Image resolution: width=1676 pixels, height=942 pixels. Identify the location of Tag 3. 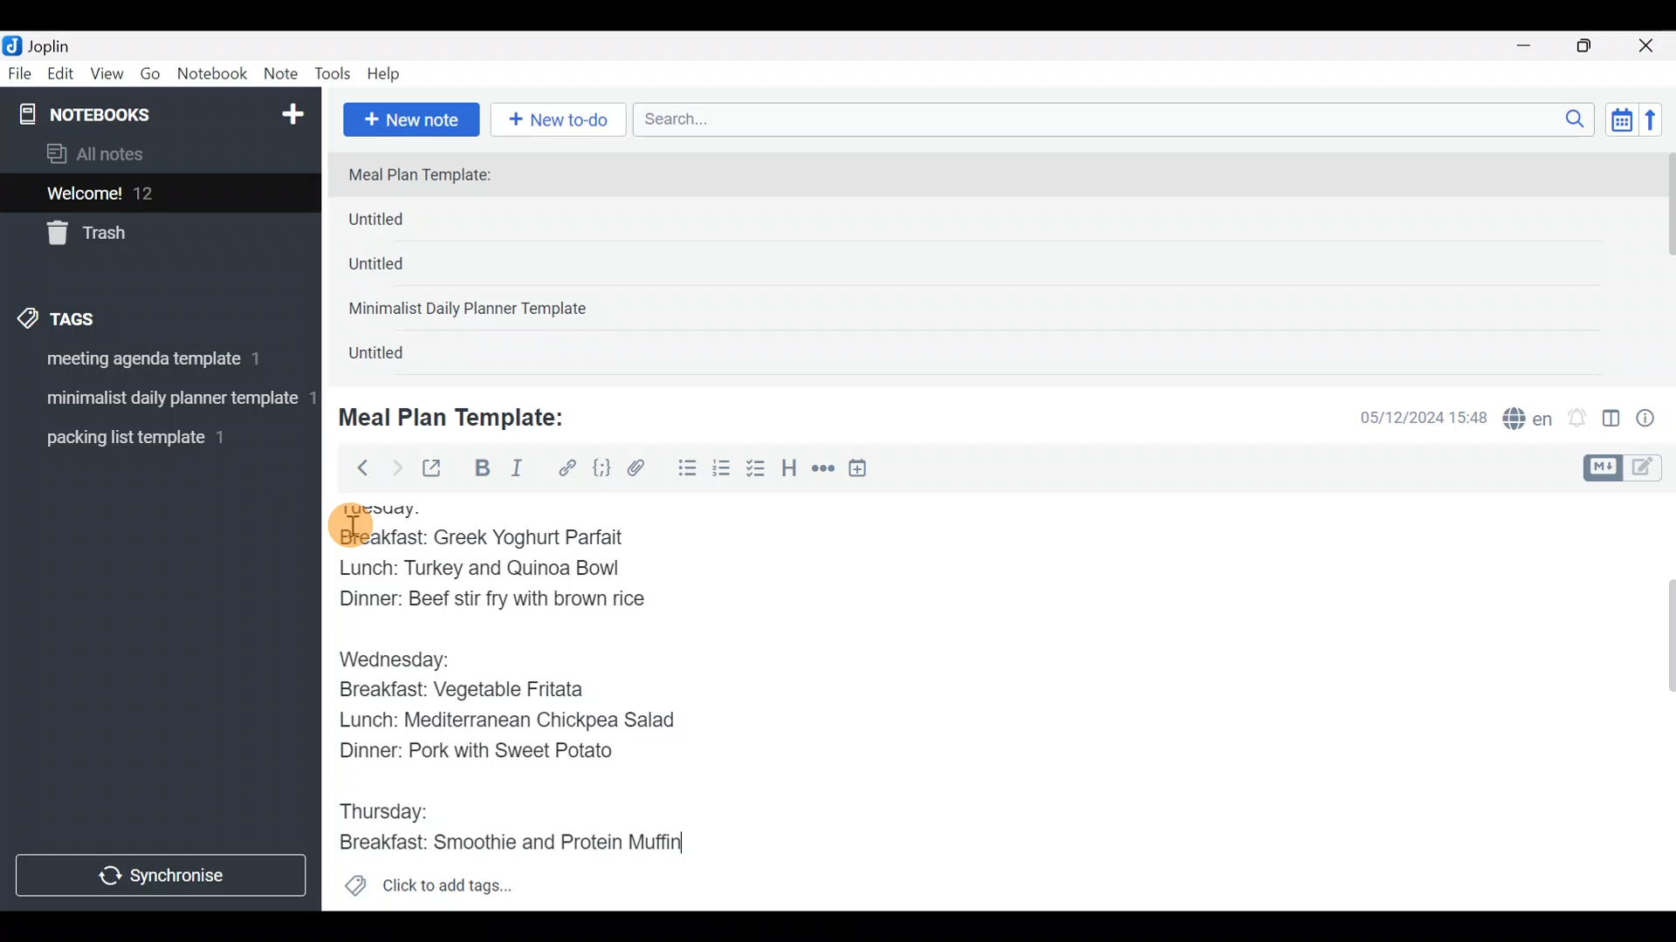
(155, 437).